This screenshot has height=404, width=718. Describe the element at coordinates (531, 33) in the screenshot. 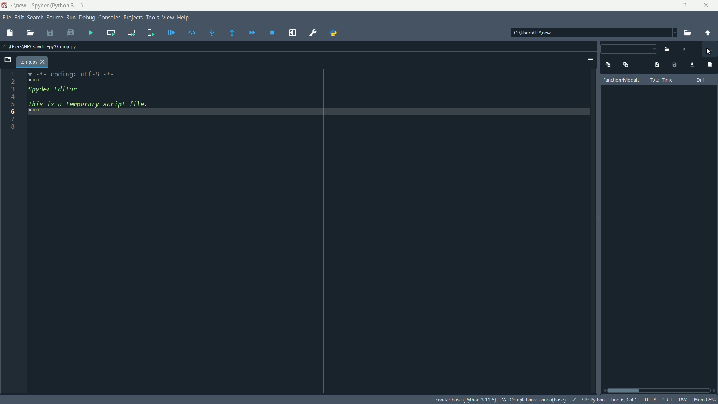

I see `c:\users\hp\new` at that location.